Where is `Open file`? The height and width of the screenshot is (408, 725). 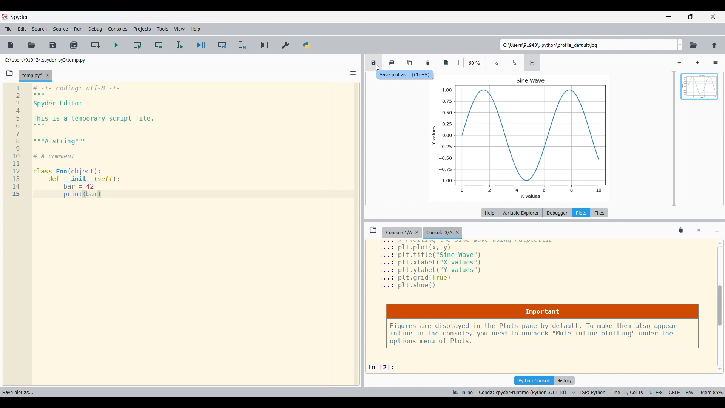
Open file is located at coordinates (32, 45).